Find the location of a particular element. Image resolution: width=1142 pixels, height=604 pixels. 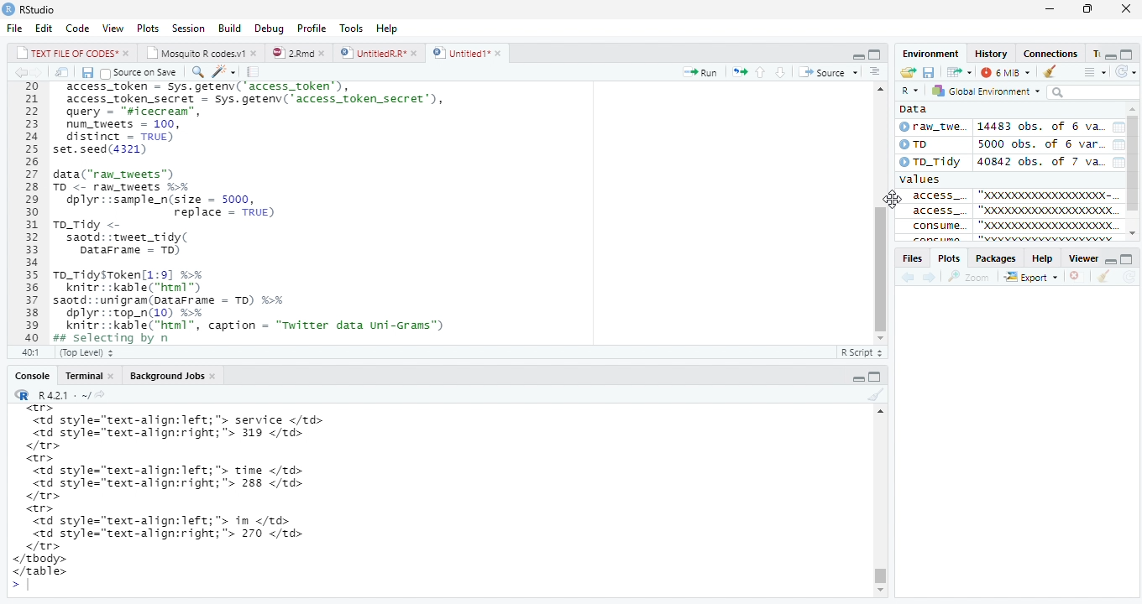

show iin new window is located at coordinates (61, 72).